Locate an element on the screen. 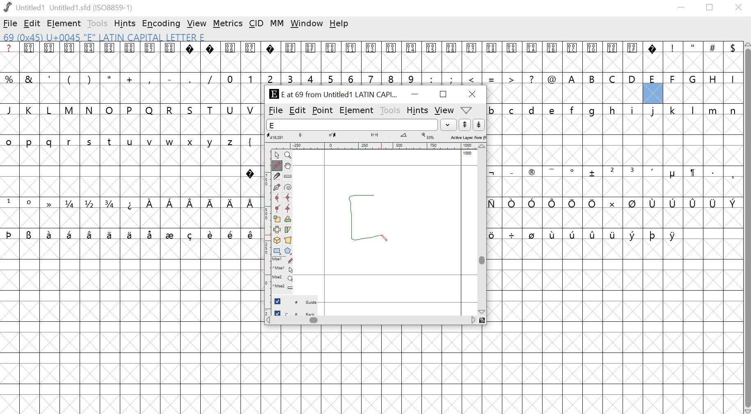 This screenshot has height=414, width=751. close is located at coordinates (739, 8).